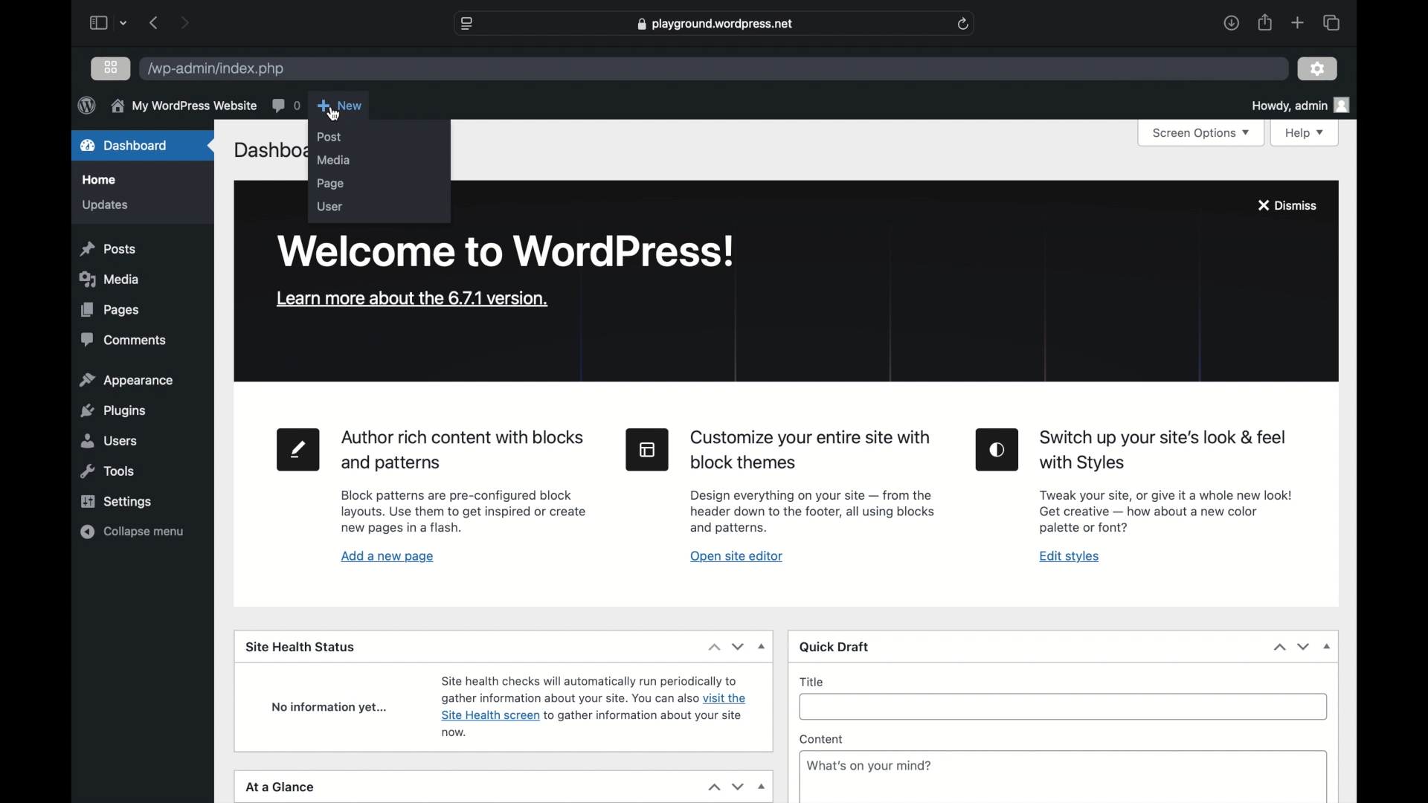  What do you see at coordinates (1293, 647) in the screenshot?
I see `stepper buttons` at bounding box center [1293, 647].